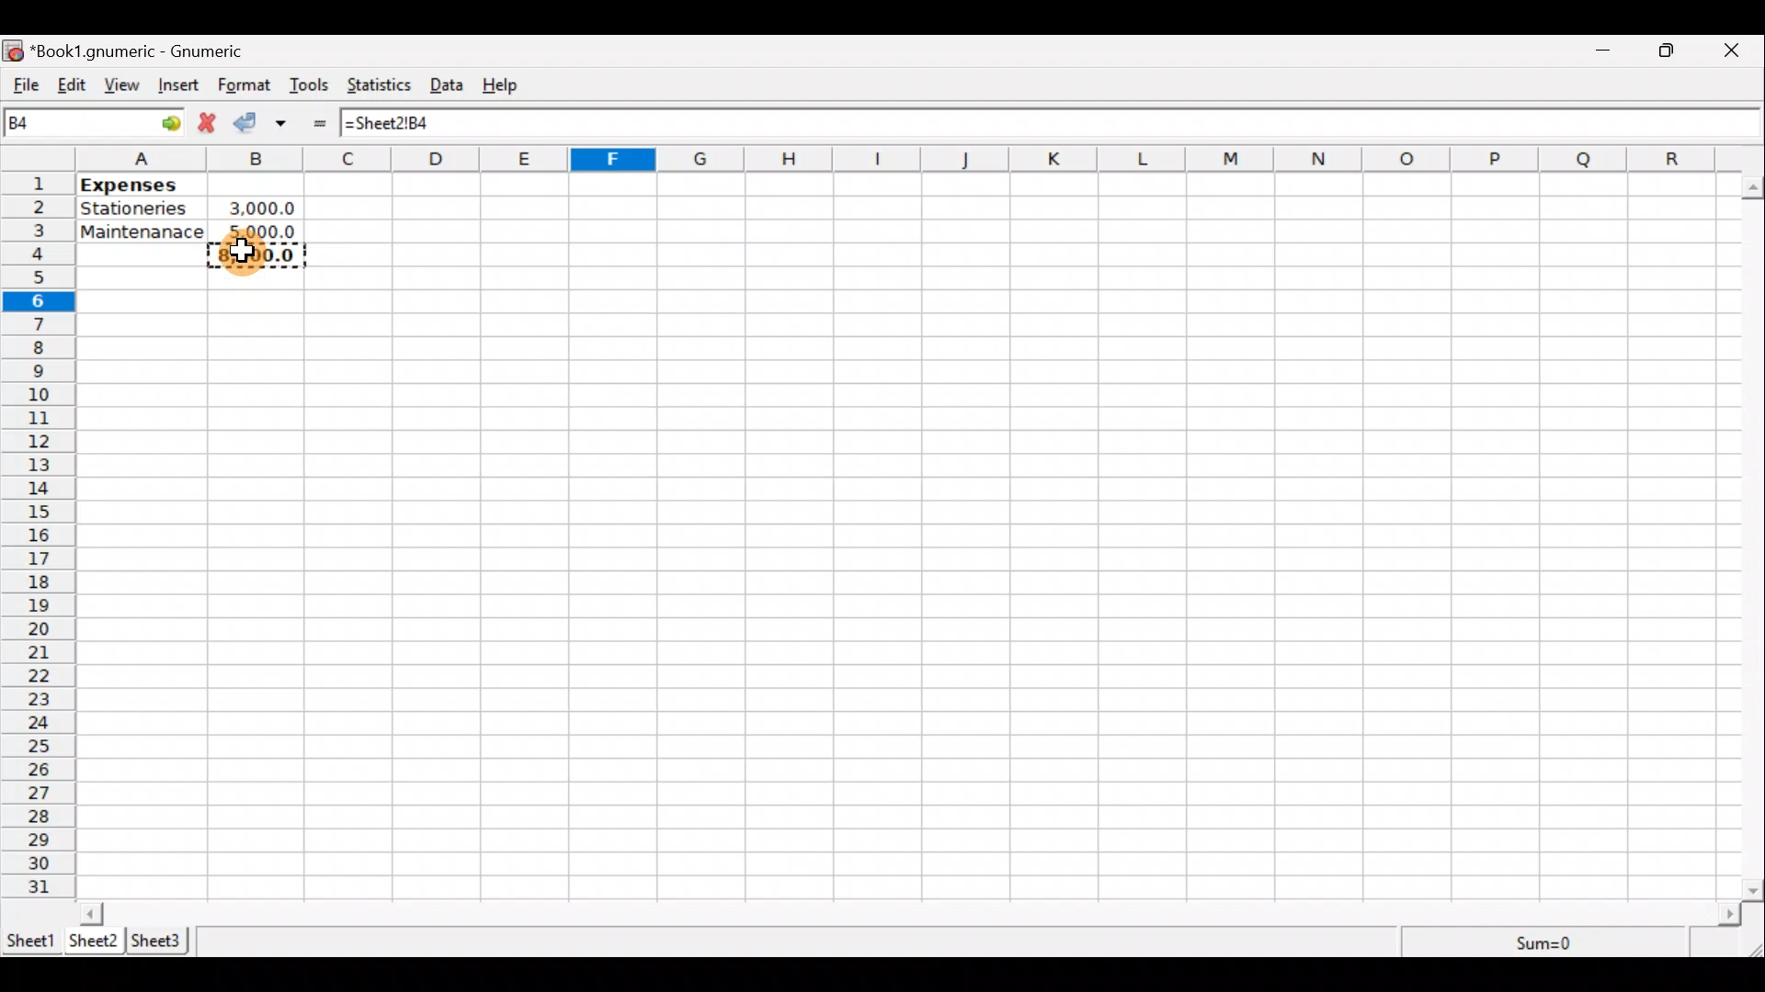 The image size is (1765, 992). What do you see at coordinates (37, 538) in the screenshot?
I see `numbering column` at bounding box center [37, 538].